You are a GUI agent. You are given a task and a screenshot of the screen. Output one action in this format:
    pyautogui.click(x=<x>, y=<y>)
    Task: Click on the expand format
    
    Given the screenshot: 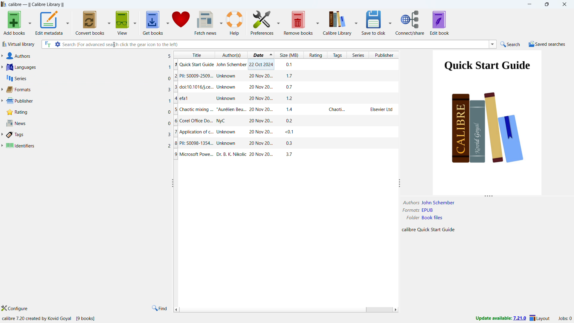 What is the action you would take?
    pyautogui.click(x=2, y=90)
    